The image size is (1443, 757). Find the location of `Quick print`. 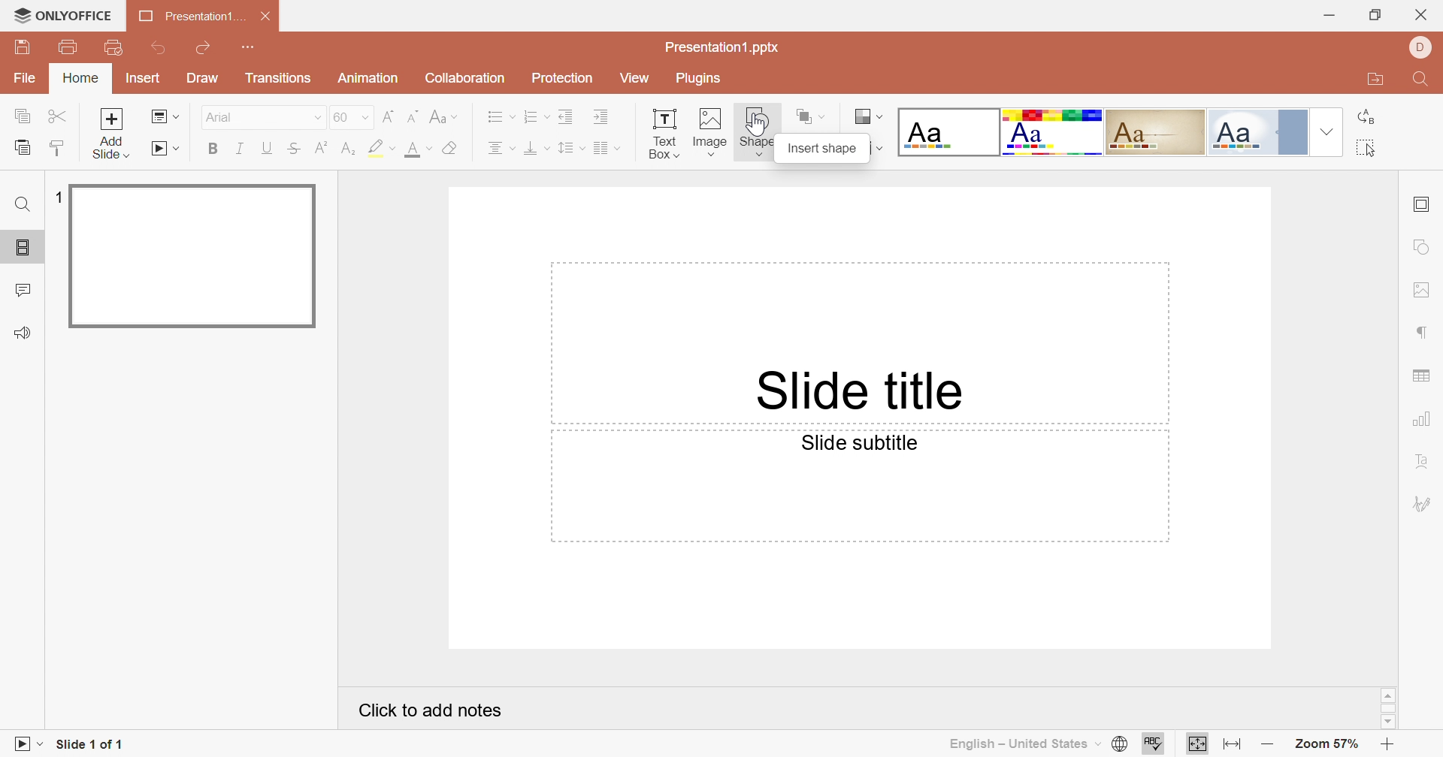

Quick print is located at coordinates (116, 47).